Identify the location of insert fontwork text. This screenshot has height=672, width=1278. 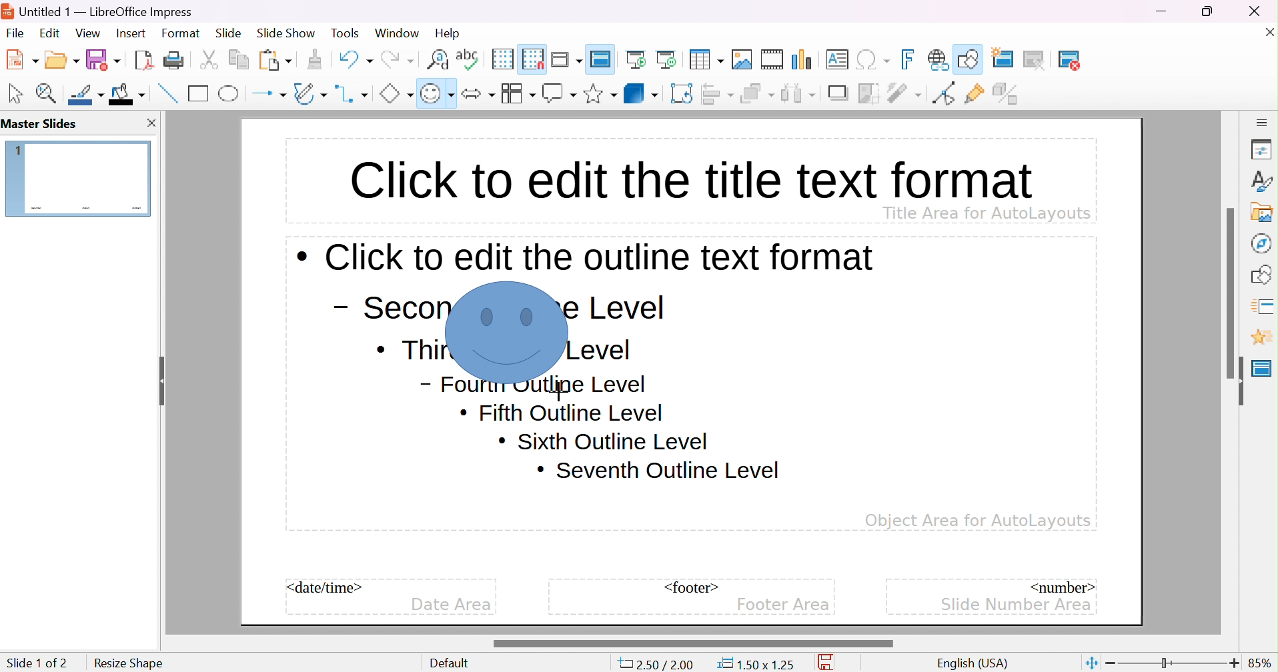
(910, 59).